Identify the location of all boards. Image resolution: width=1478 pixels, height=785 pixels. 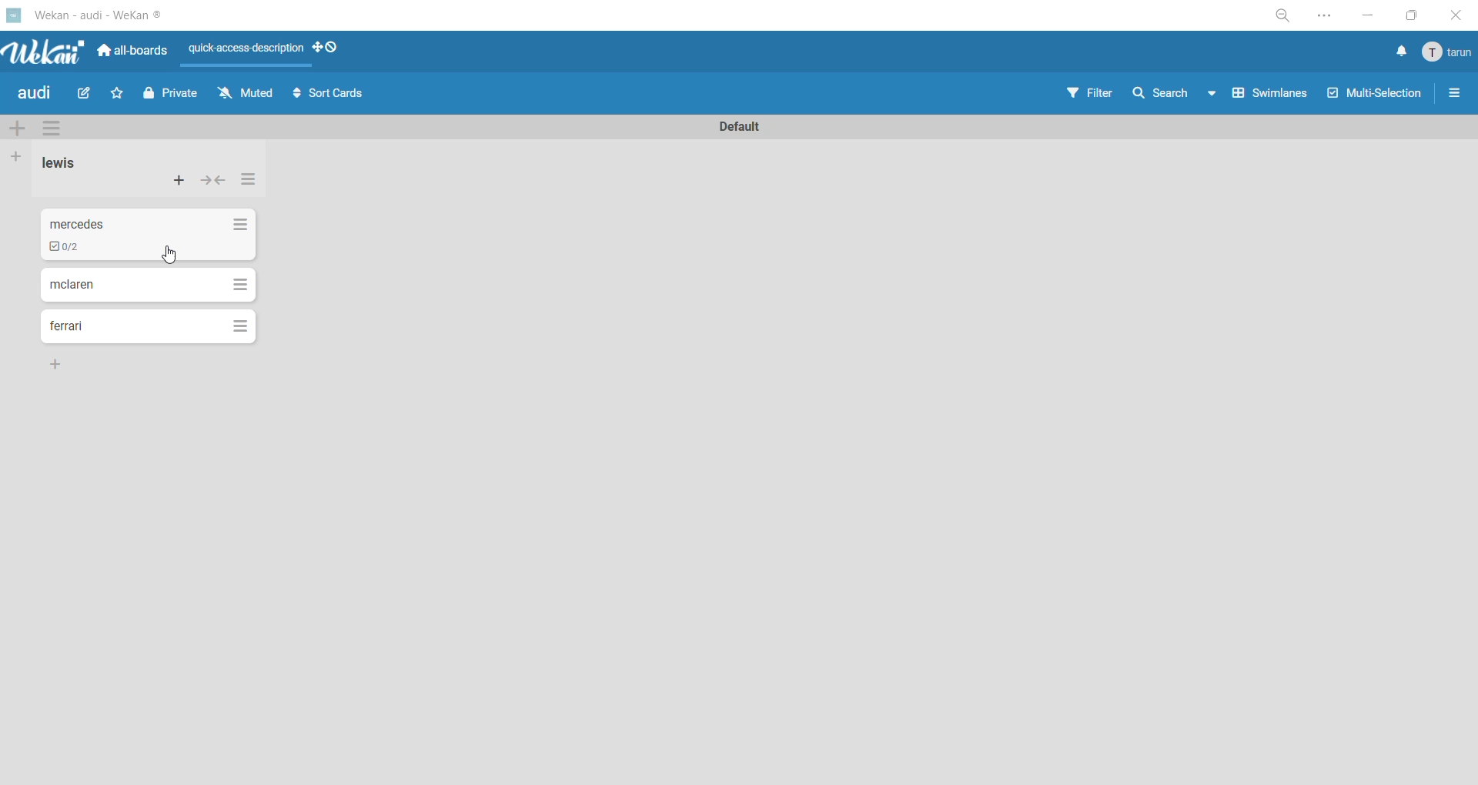
(133, 48).